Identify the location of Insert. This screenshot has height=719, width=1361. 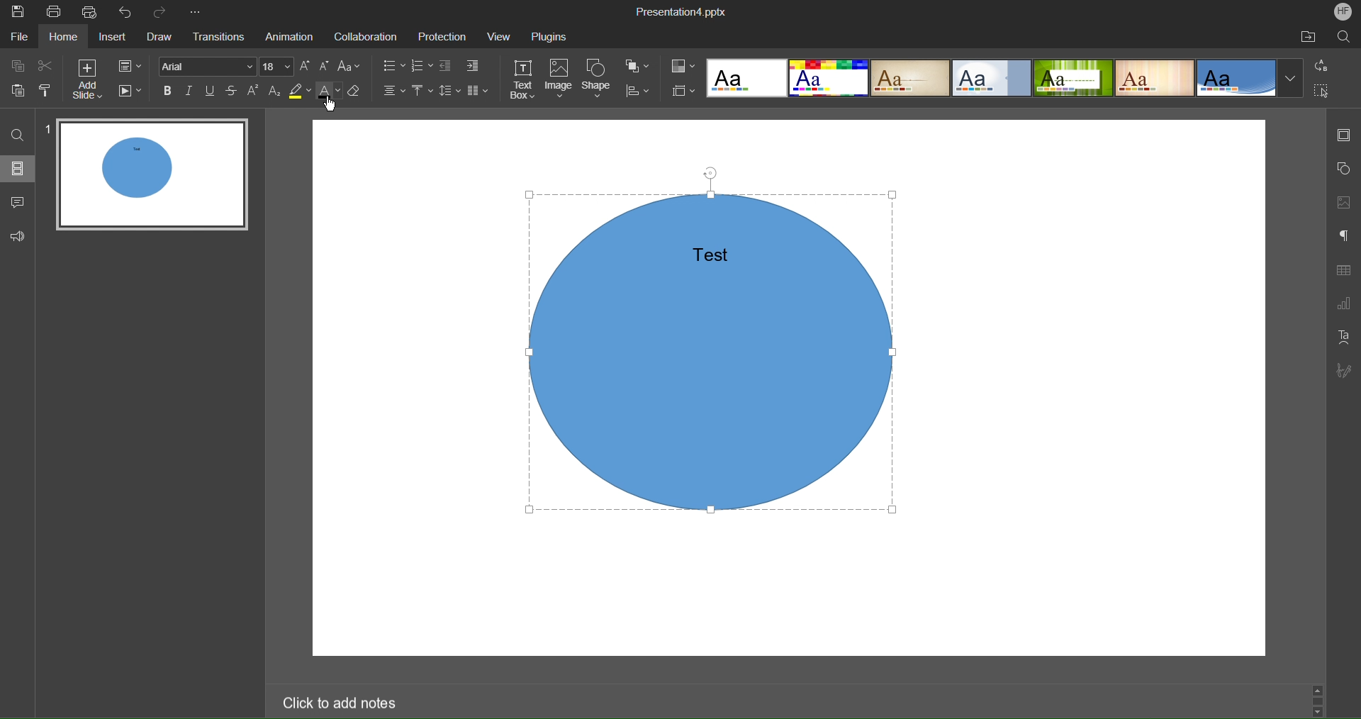
(115, 37).